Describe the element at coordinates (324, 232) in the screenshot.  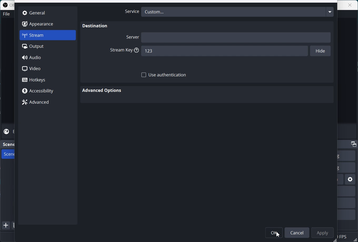
I see `Apply` at that location.